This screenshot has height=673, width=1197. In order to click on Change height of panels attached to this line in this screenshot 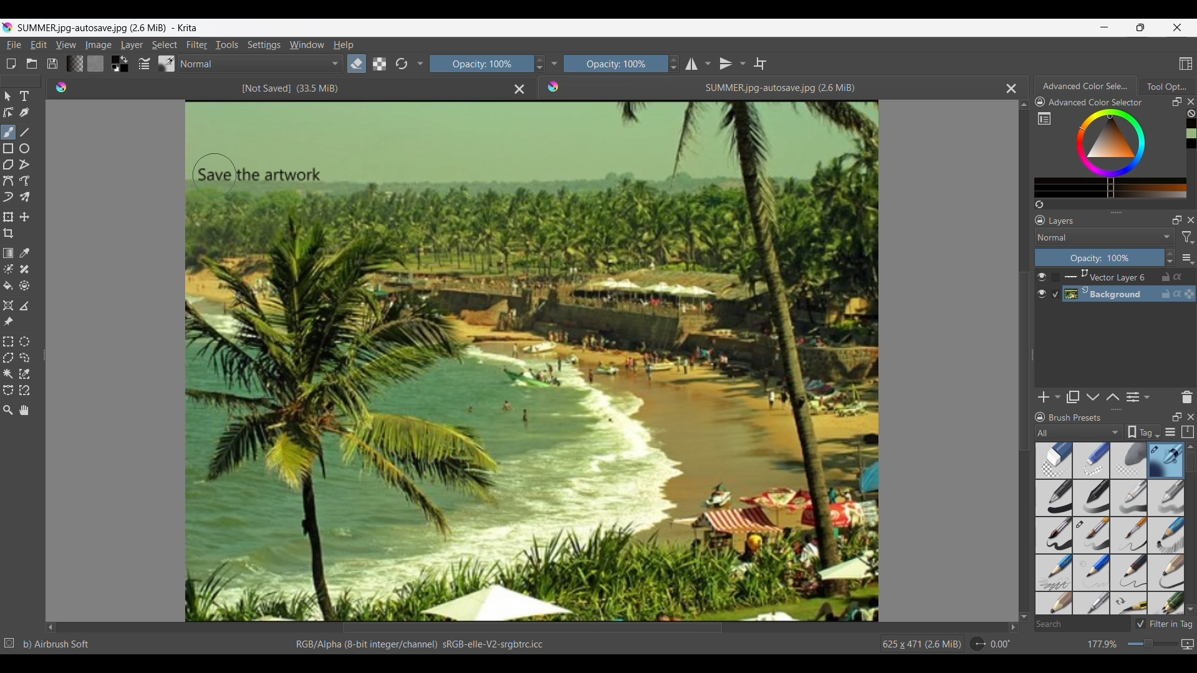, I will do `click(1115, 212)`.